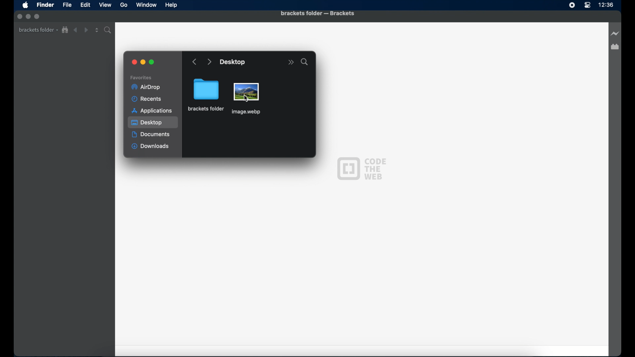 This screenshot has height=357, width=635. Describe the element at coordinates (85, 5) in the screenshot. I see `Edit` at that location.